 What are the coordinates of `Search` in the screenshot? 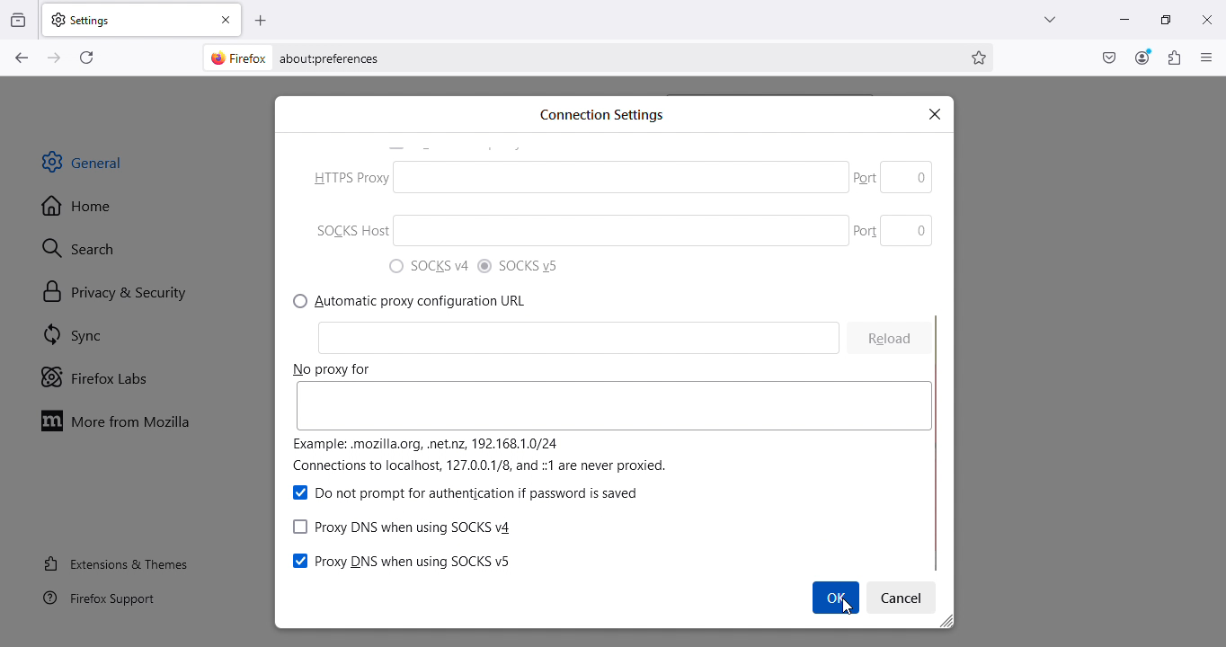 It's located at (89, 245).